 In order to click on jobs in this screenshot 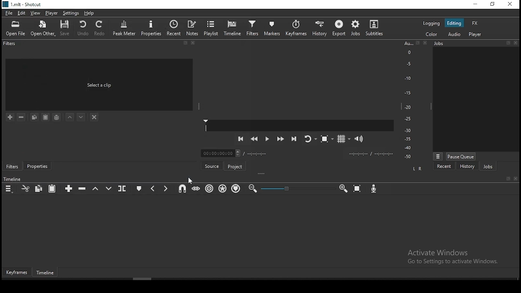, I will do `click(488, 166)`.